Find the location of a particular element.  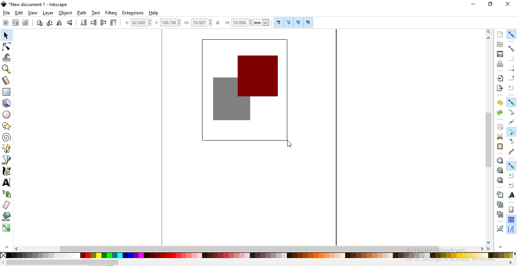

create duplicate is located at coordinates (499, 194).